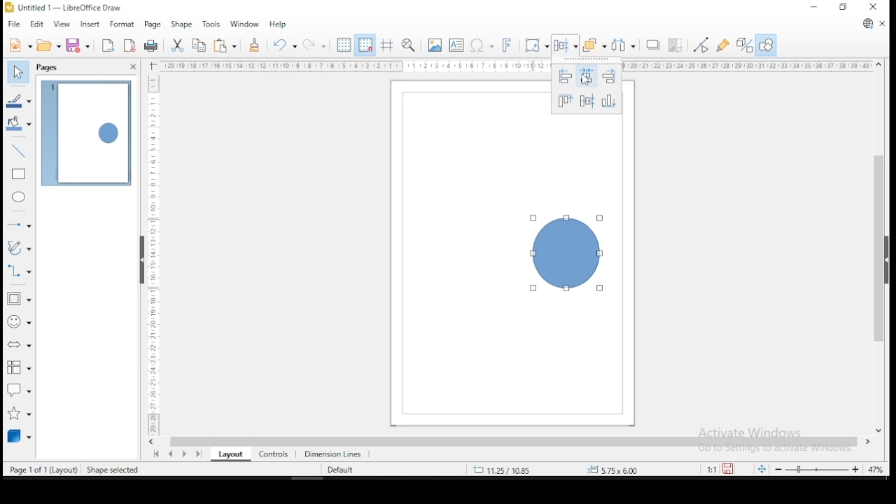 This screenshot has height=504, width=896. Describe the element at coordinates (624, 45) in the screenshot. I see `select at leat three items to distribute` at that location.